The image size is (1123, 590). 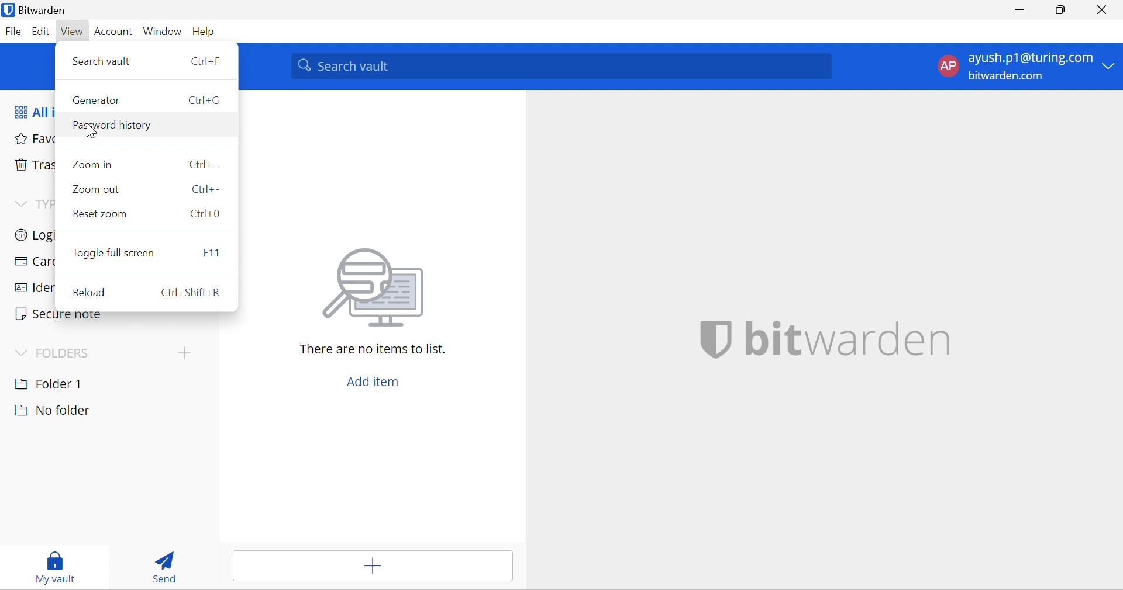 I want to click on Add Entry, so click(x=373, y=566).